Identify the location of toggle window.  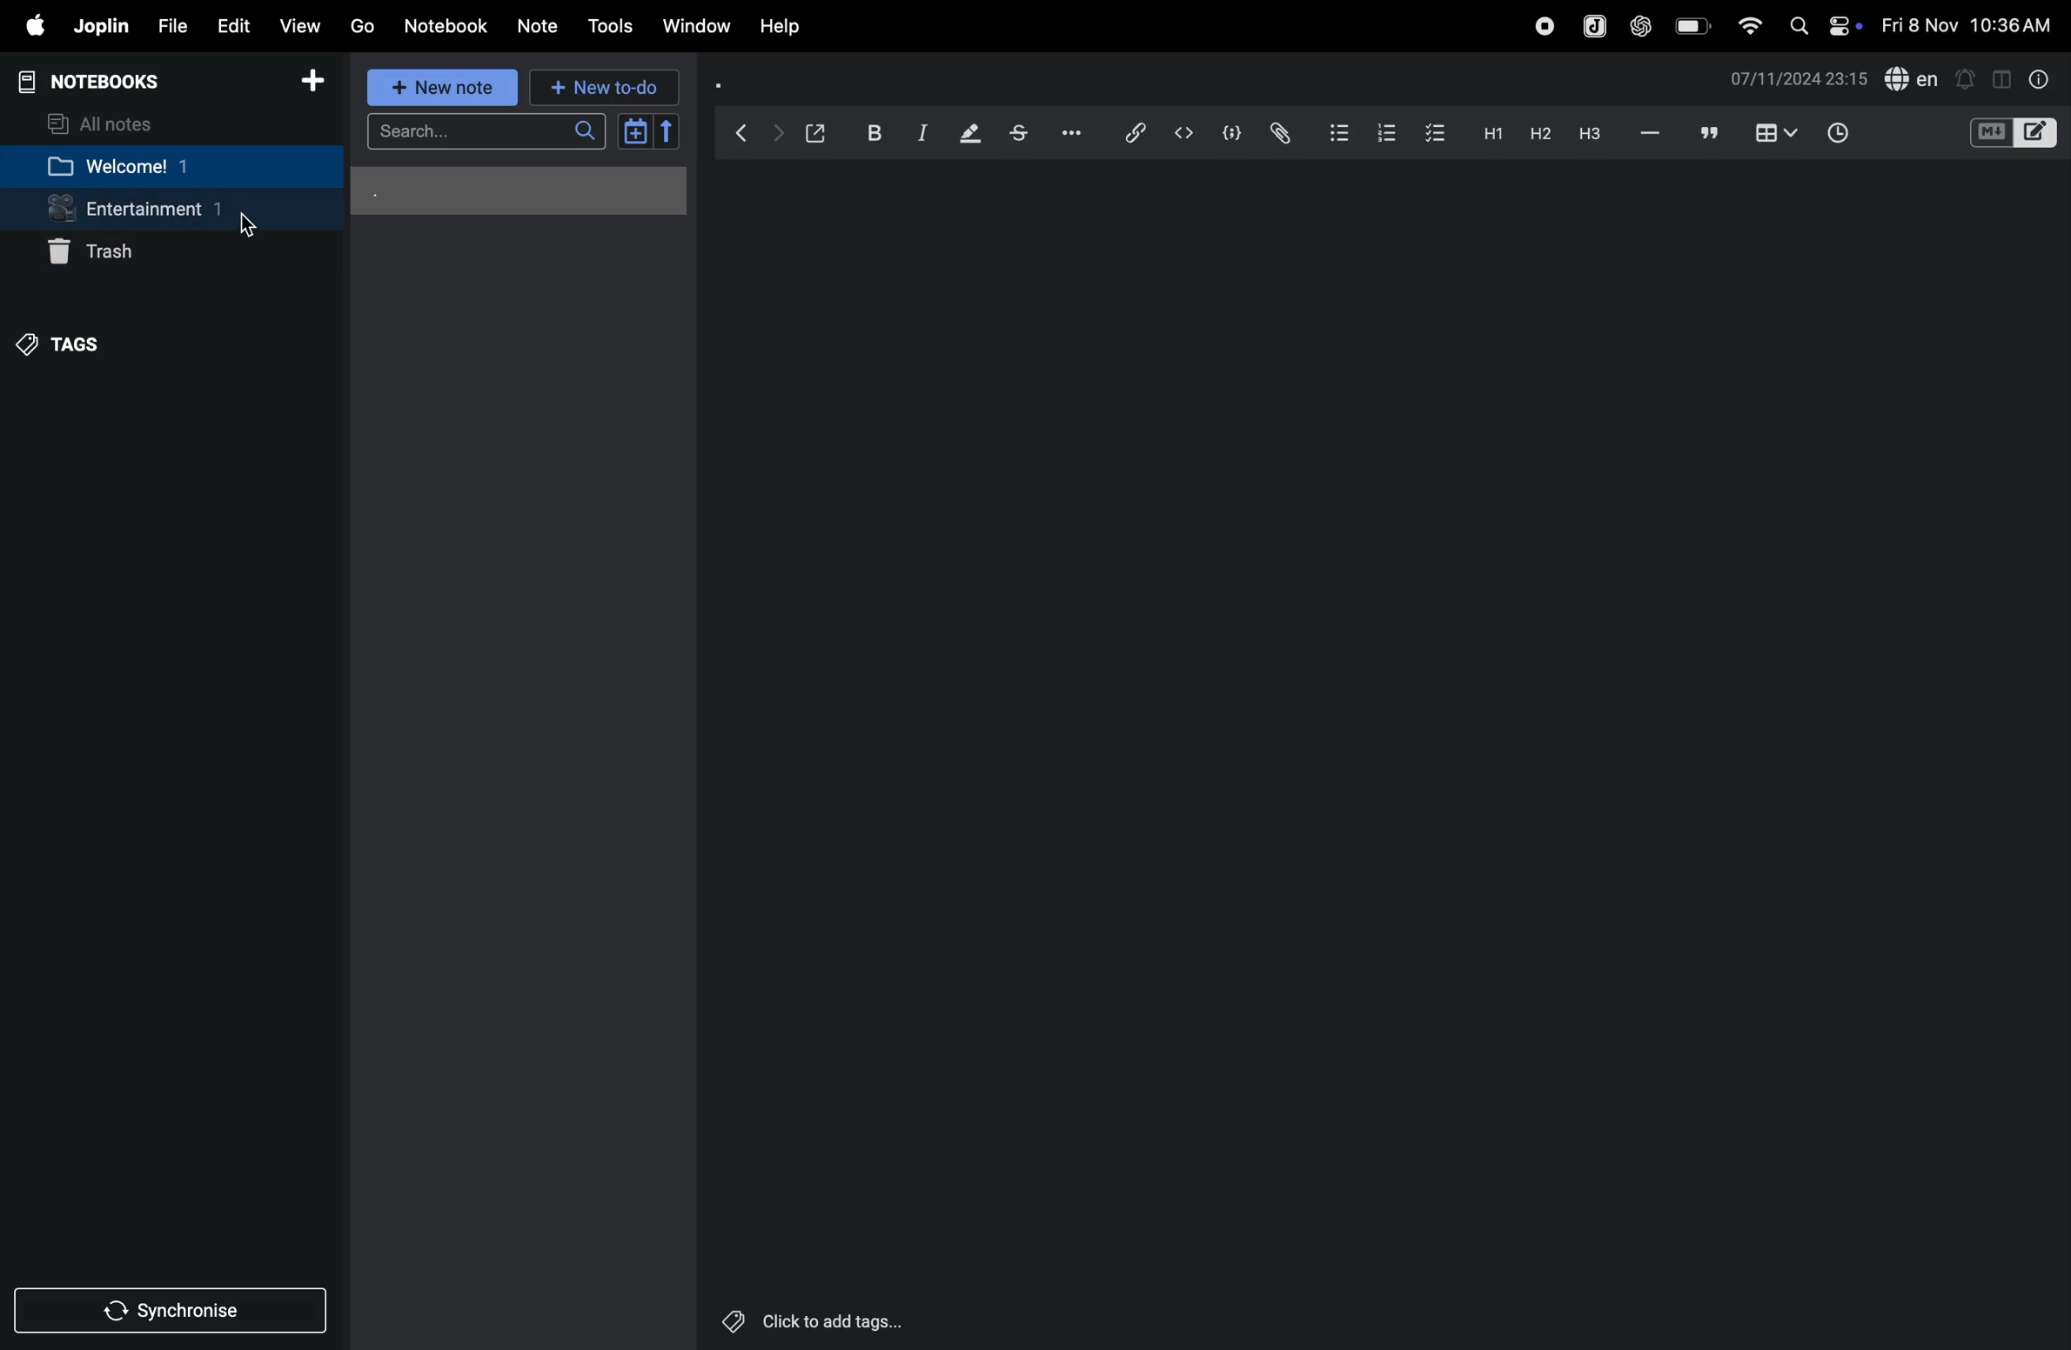
(2003, 77).